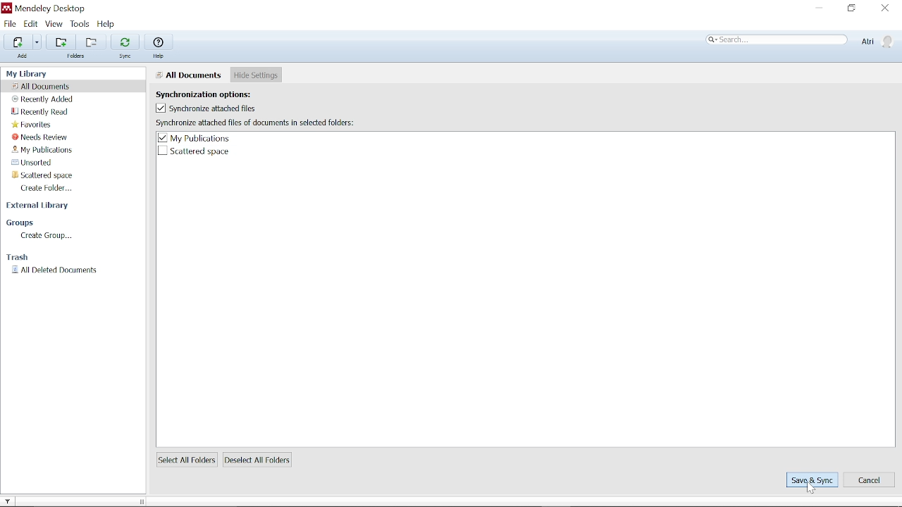 Image resolution: width=902 pixels, height=507 pixels. I want to click on Recently added , so click(48, 99).